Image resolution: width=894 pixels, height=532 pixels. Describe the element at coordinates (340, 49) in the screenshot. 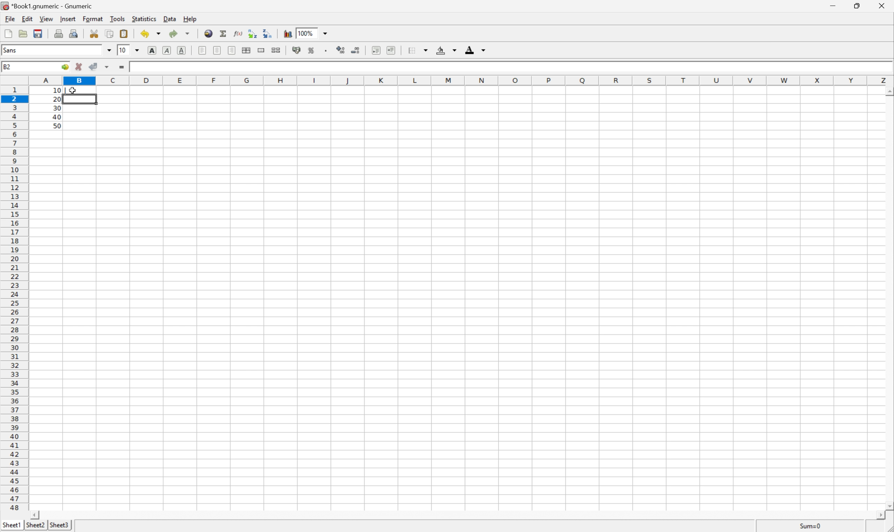

I see `Increase the number of decimals displayed` at that location.